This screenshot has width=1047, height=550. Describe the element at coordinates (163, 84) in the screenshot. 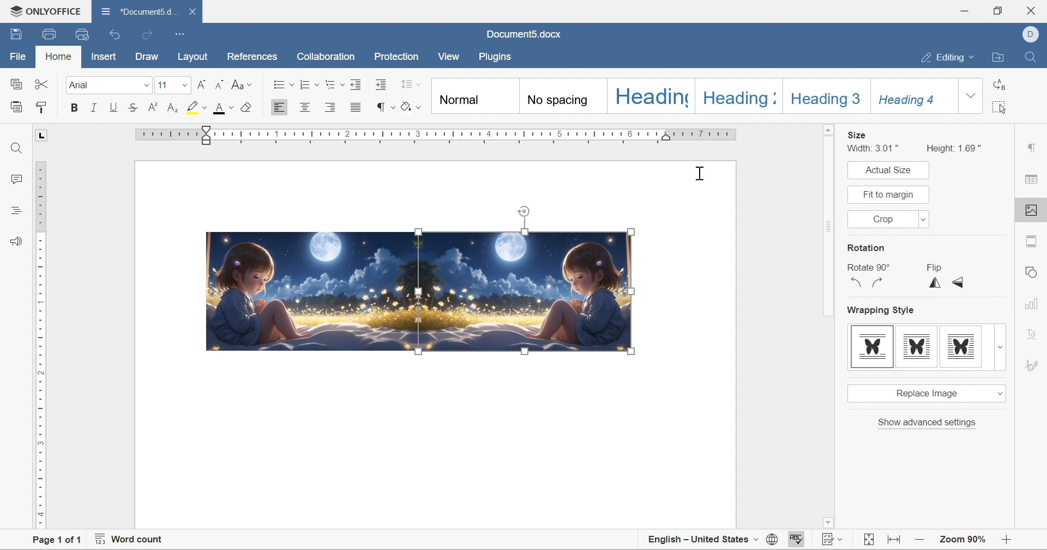

I see `font size` at that location.